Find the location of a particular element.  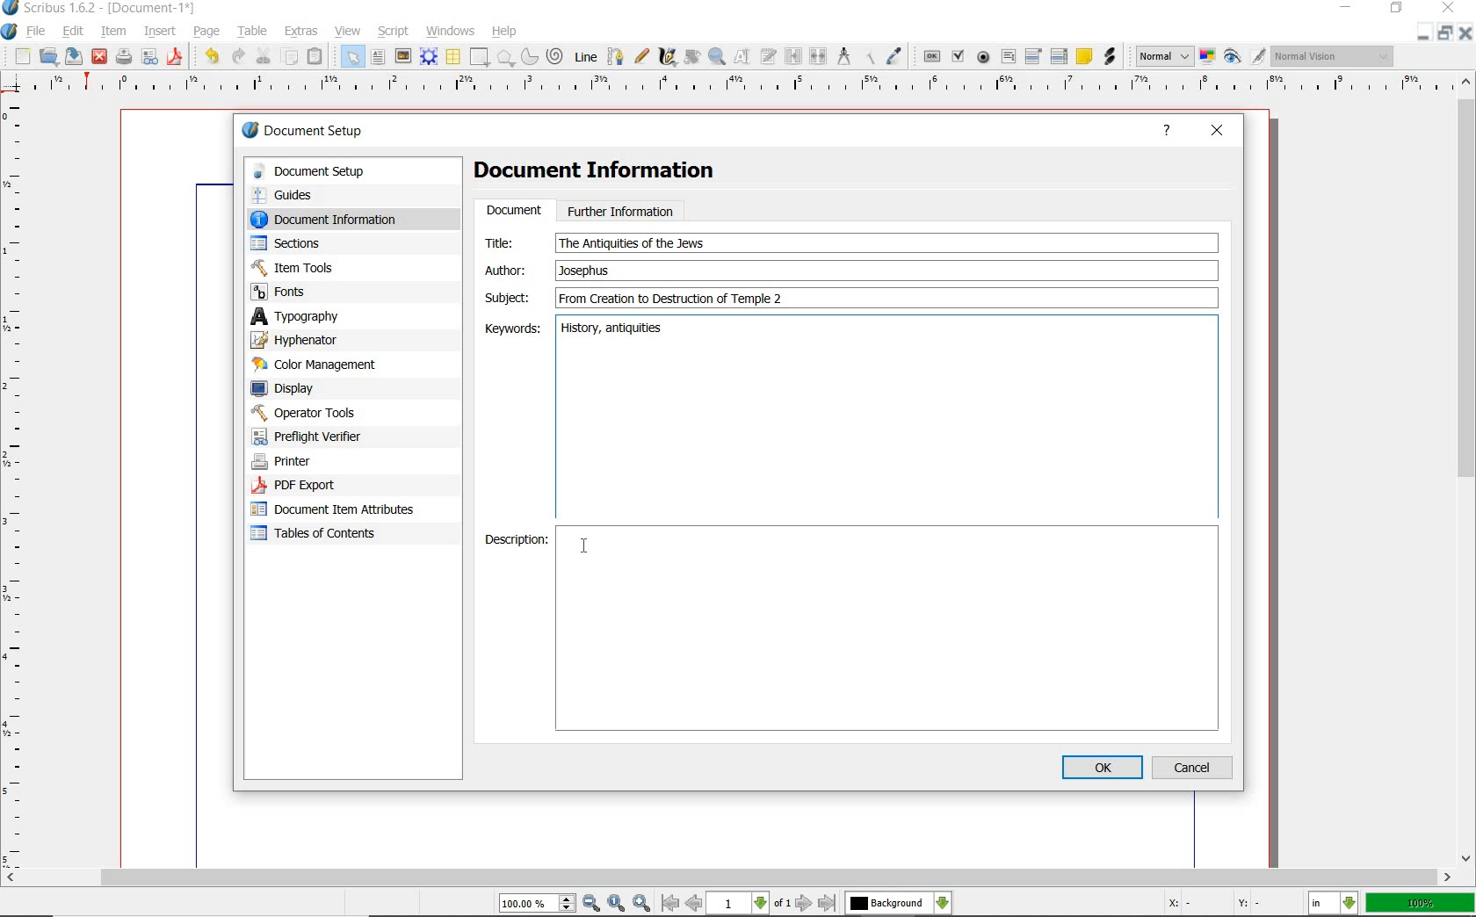

system name is located at coordinates (99, 9).